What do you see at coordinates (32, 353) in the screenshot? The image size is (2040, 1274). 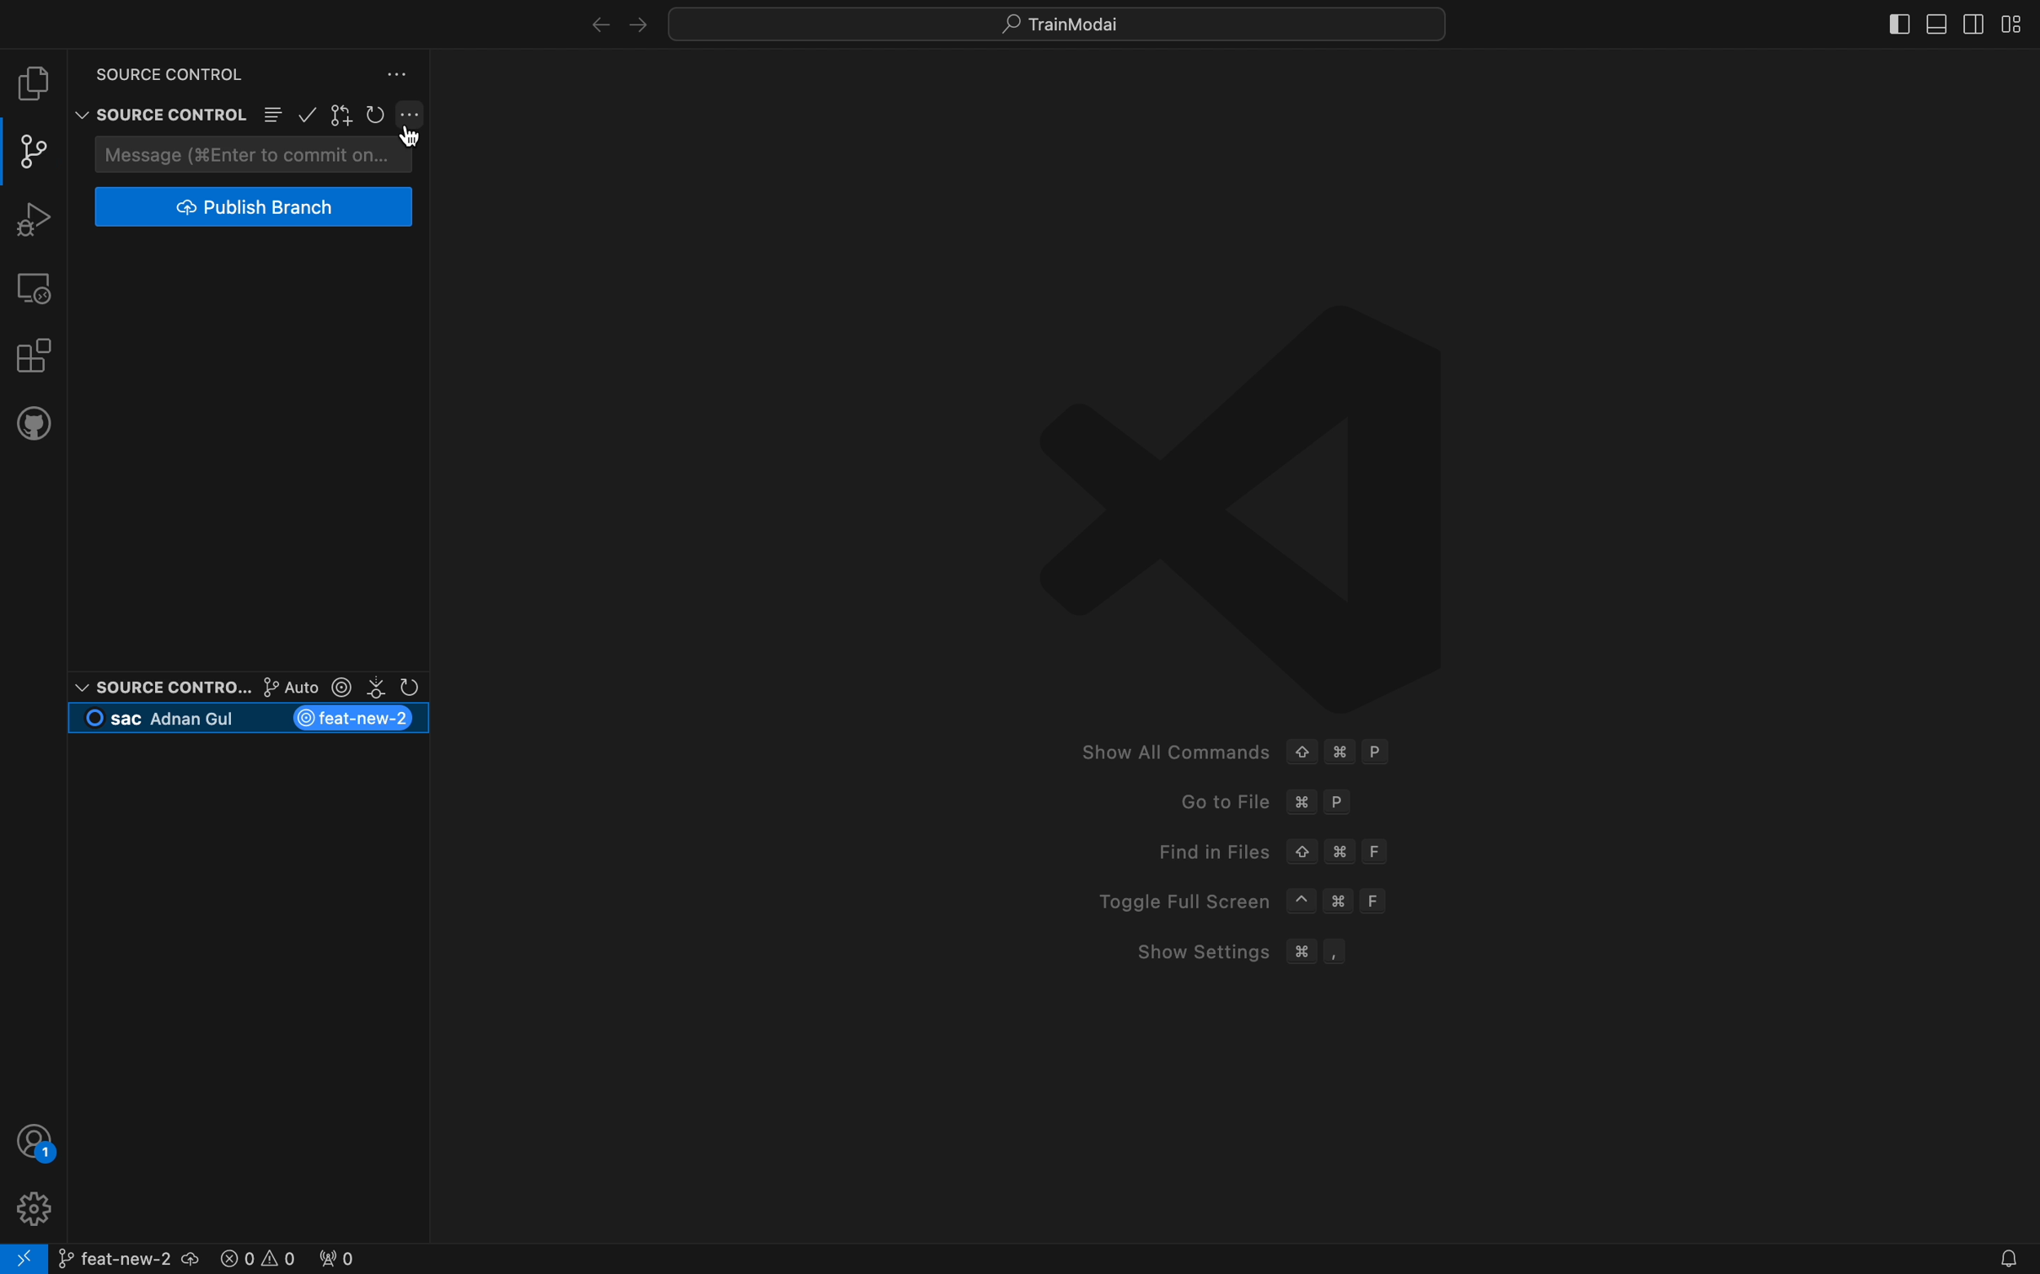 I see `extensions` at bounding box center [32, 353].